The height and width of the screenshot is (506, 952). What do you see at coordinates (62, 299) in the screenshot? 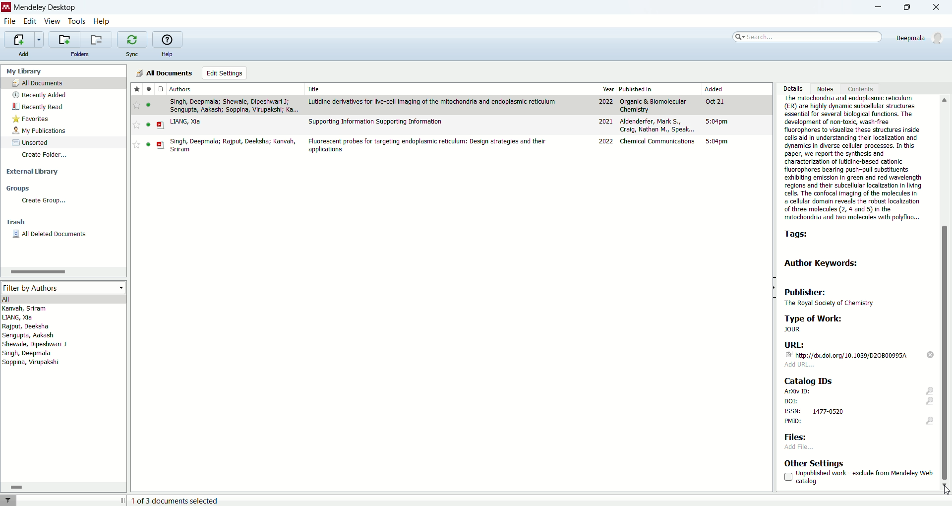
I see `all` at bounding box center [62, 299].